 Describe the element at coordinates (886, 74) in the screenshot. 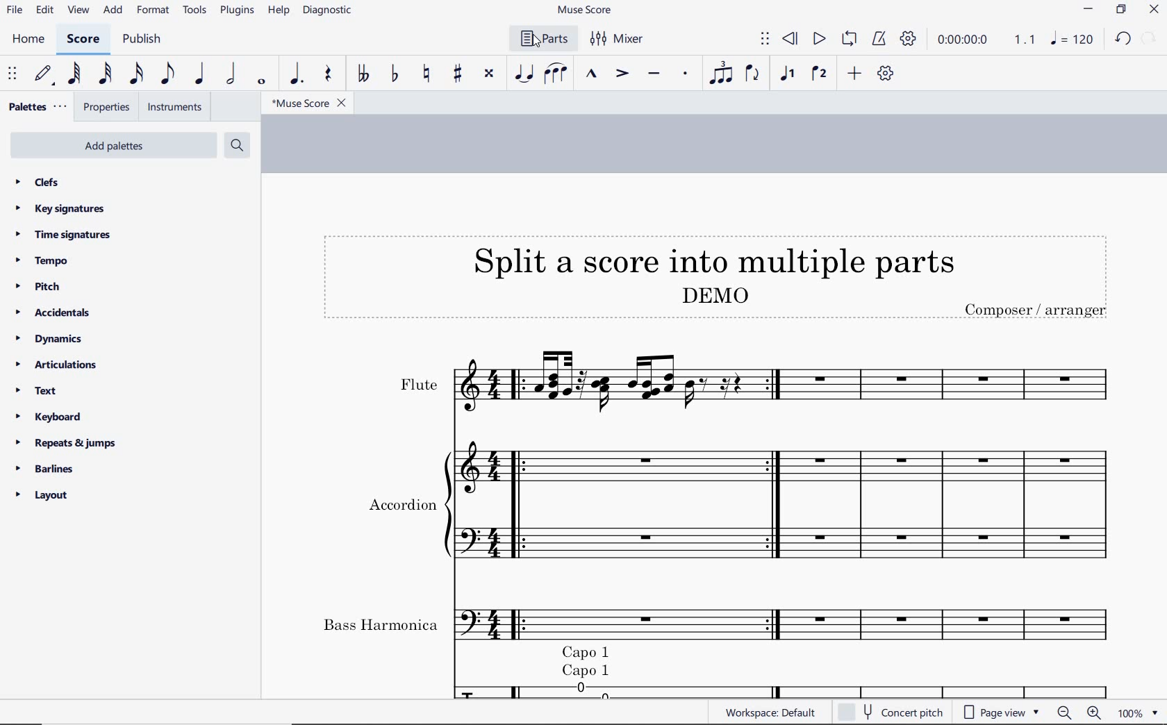

I see `customize toolbar` at that location.